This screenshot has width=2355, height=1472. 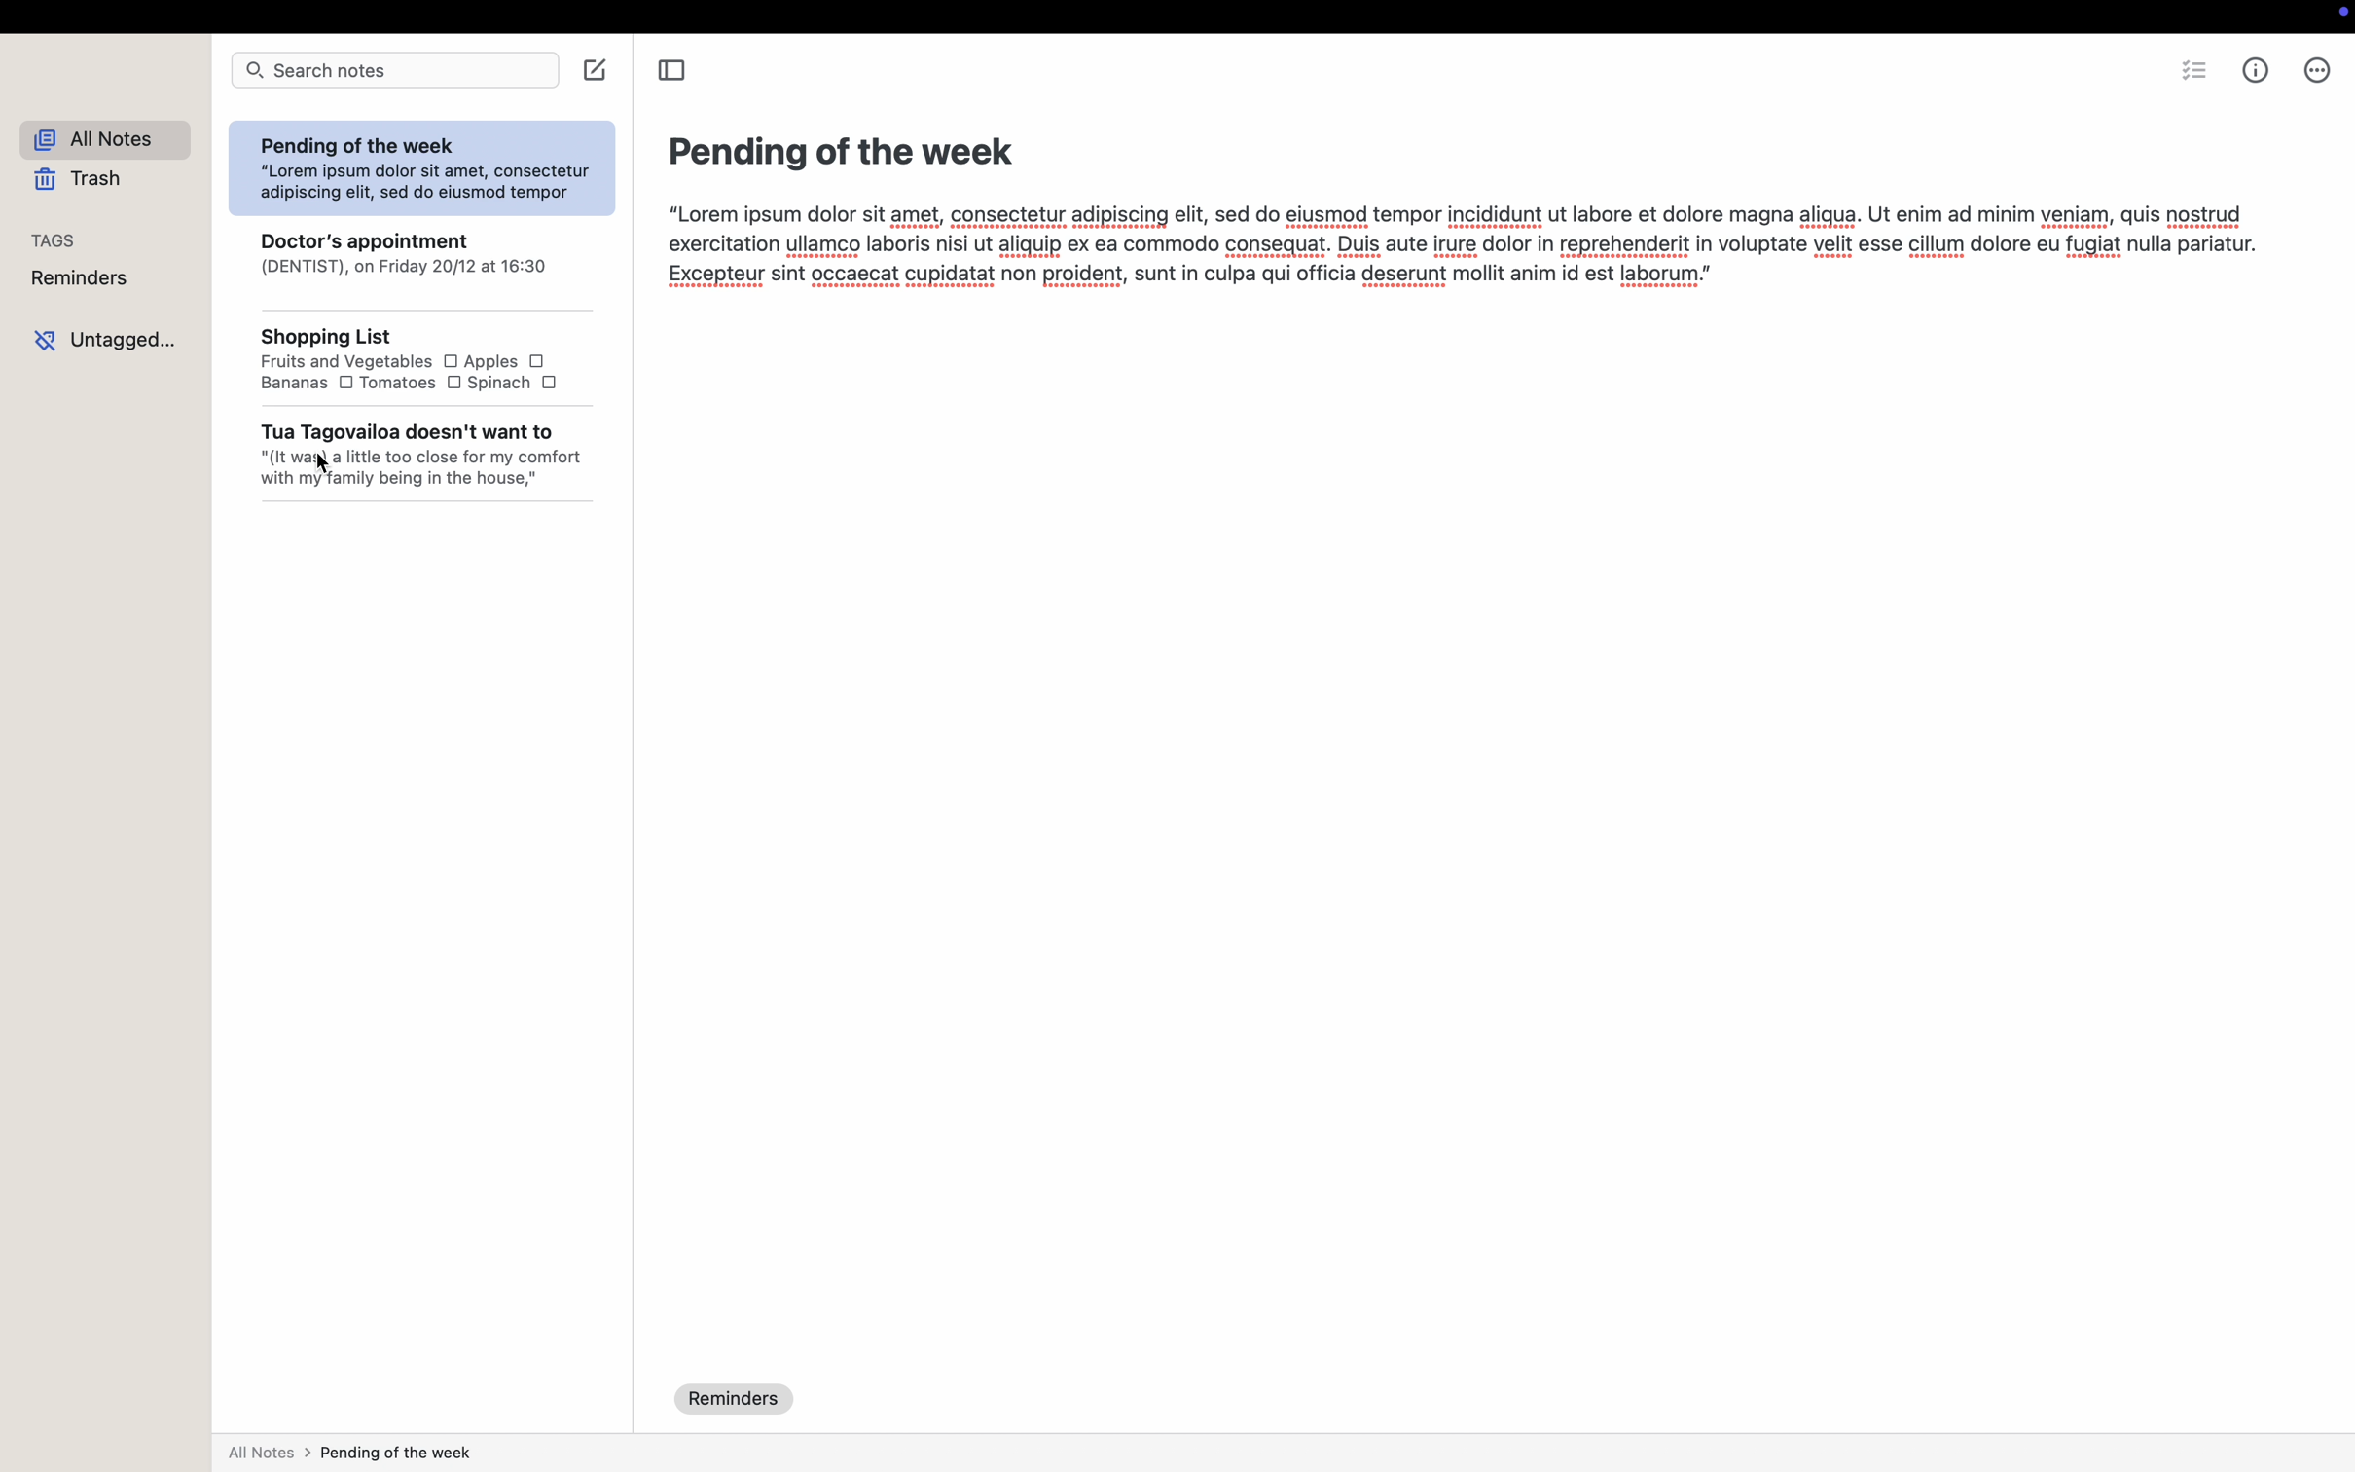 What do you see at coordinates (419, 267) in the screenshot?
I see `LUOCTOr's appointment
(DENTIST), on Friday 20/12 at 16:30` at bounding box center [419, 267].